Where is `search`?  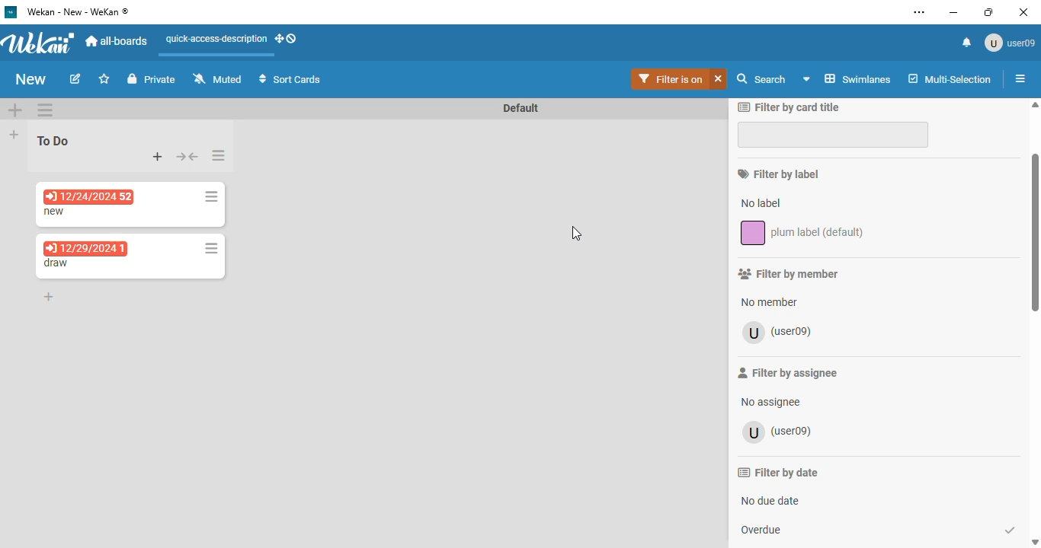 search is located at coordinates (761, 78).